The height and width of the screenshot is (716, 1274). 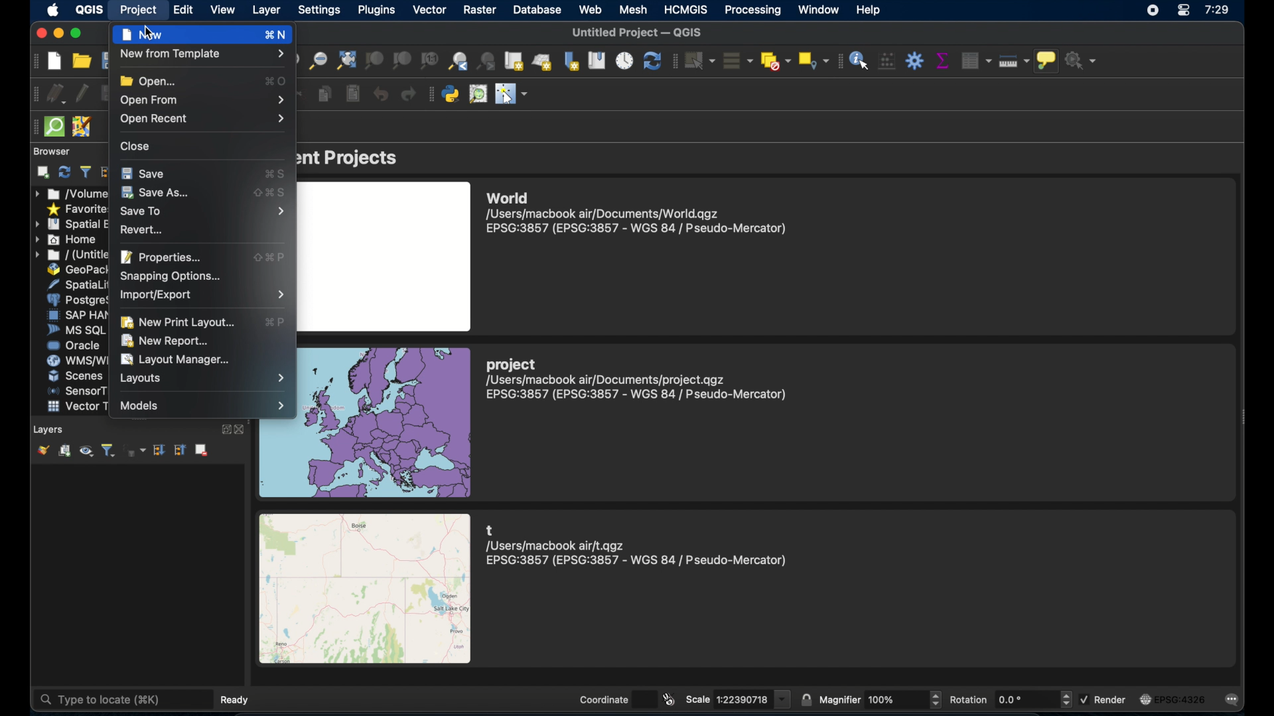 What do you see at coordinates (602, 699) in the screenshot?
I see `coordinate` at bounding box center [602, 699].